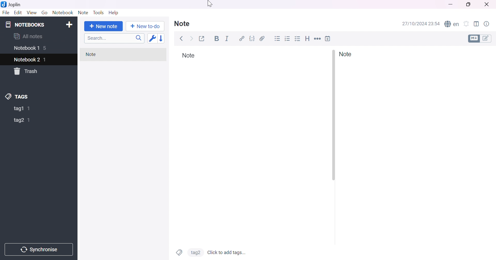 The image size is (496, 260). Describe the element at coordinates (288, 39) in the screenshot. I see `Numbered list` at that location.